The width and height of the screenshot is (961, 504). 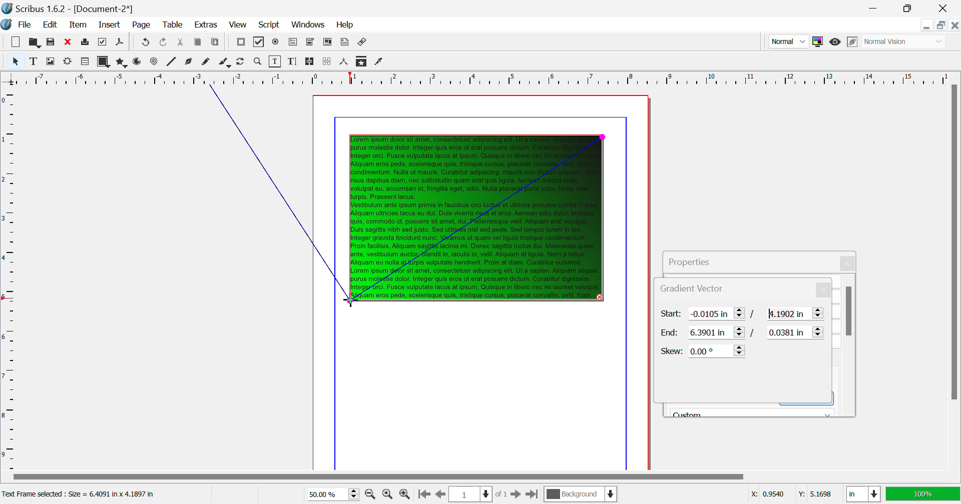 What do you see at coordinates (532, 494) in the screenshot?
I see `Last Page` at bounding box center [532, 494].